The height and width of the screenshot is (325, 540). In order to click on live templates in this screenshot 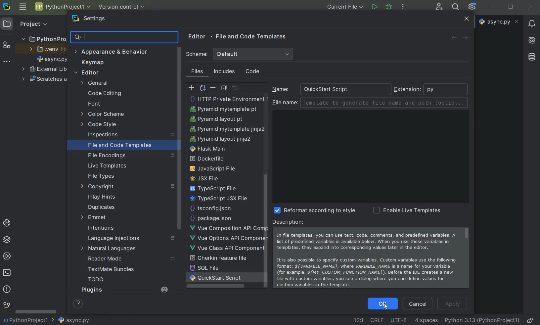, I will do `click(112, 166)`.